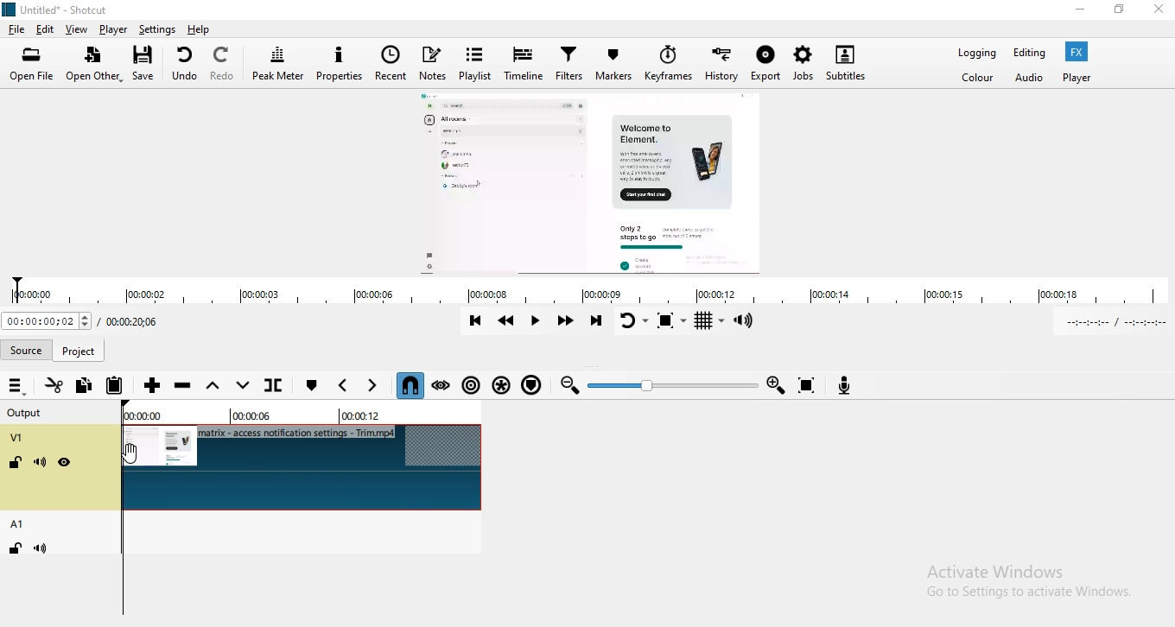 The height and width of the screenshot is (627, 1175). Describe the element at coordinates (975, 53) in the screenshot. I see `Logging` at that location.